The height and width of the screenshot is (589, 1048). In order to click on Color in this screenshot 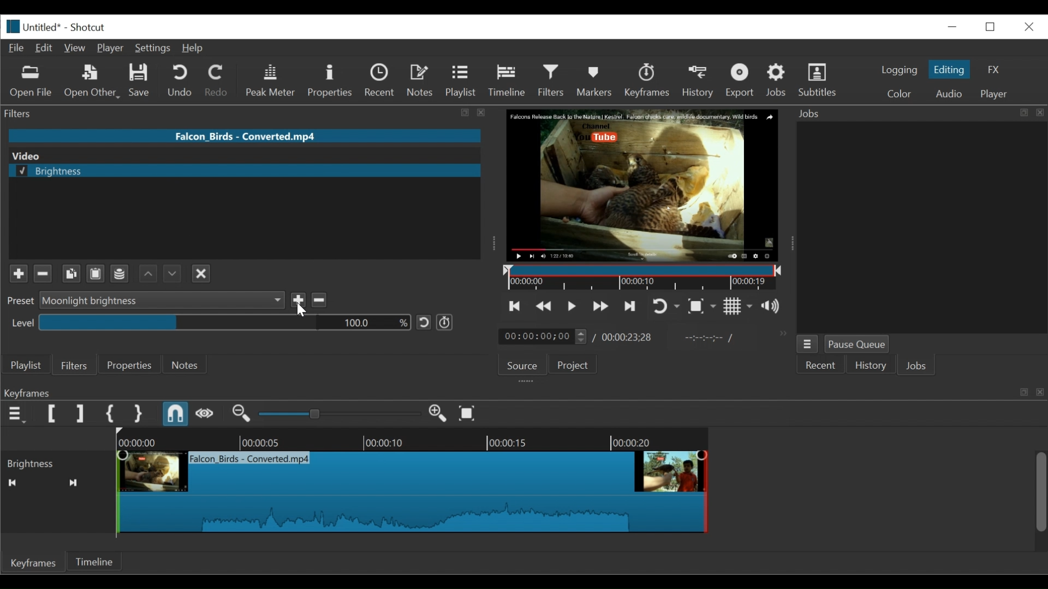, I will do `click(900, 93)`.